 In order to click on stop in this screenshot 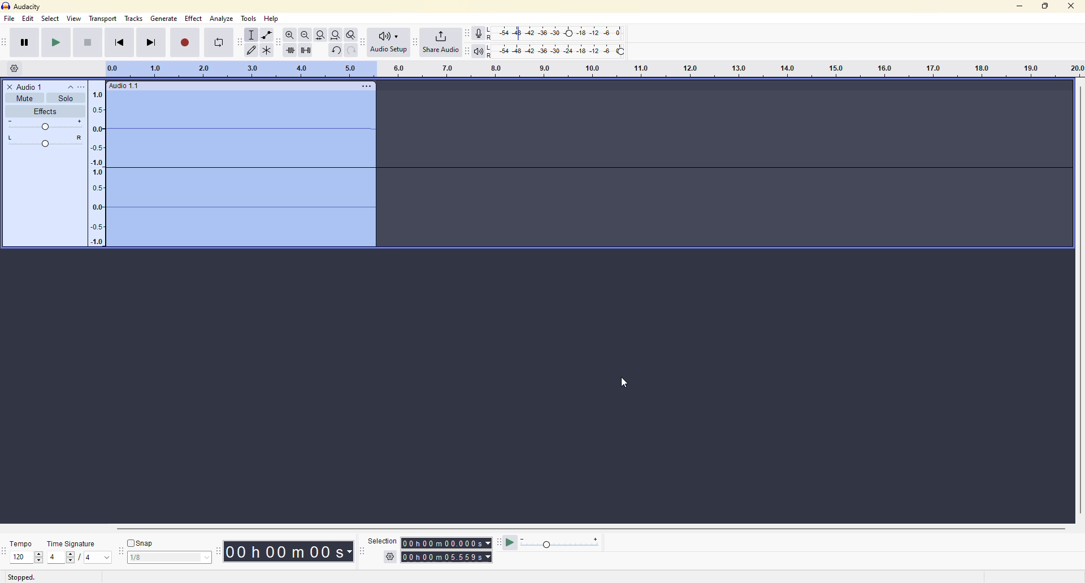, I will do `click(86, 42)`.